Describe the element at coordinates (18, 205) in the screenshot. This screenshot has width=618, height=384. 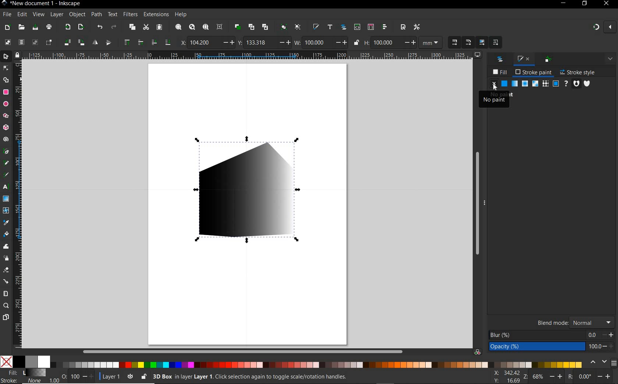
I see `RULER` at that location.